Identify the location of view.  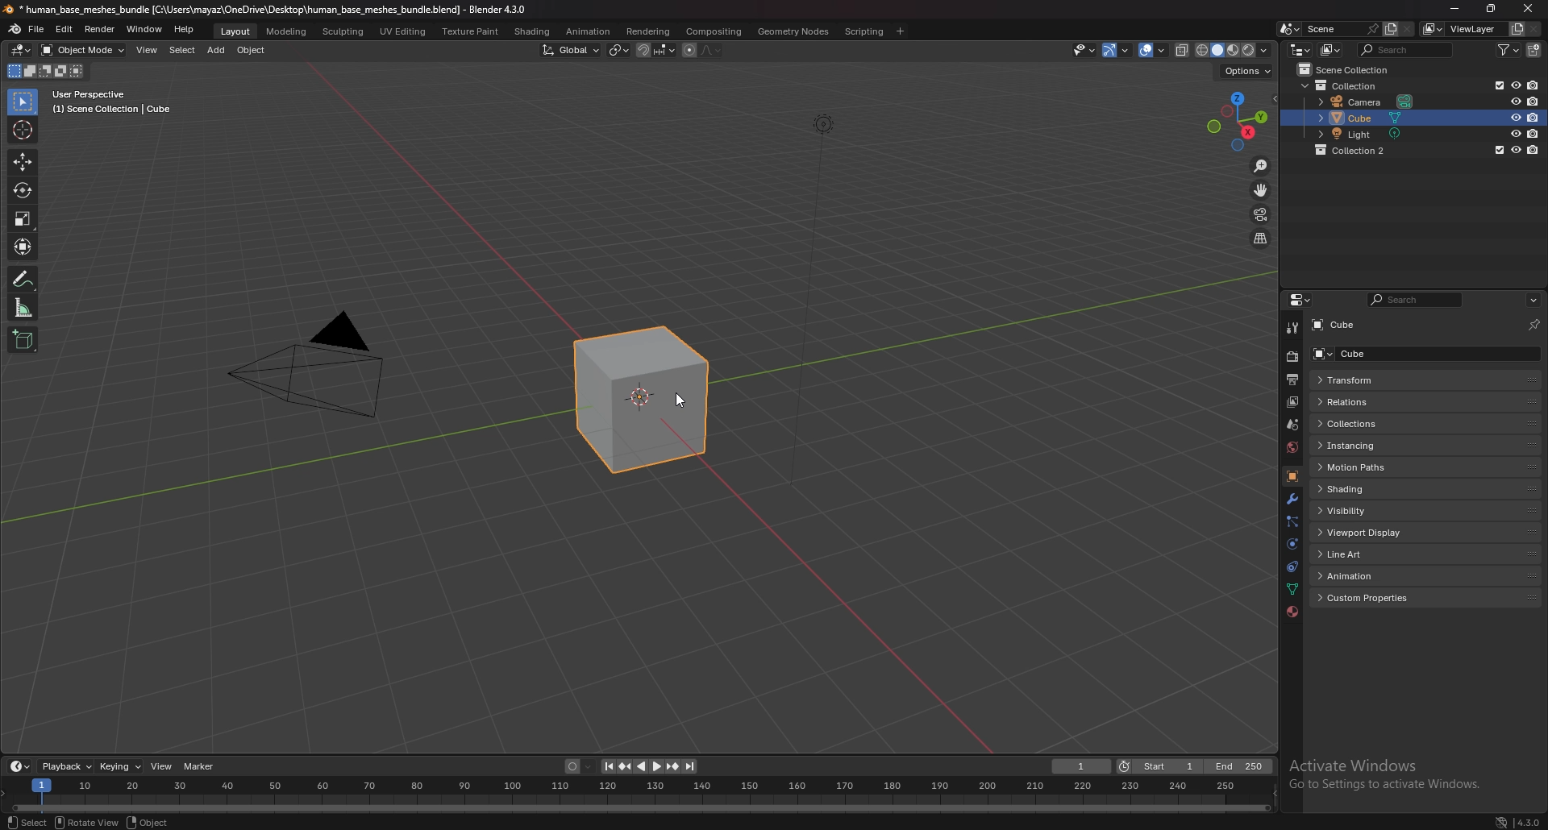
(148, 50).